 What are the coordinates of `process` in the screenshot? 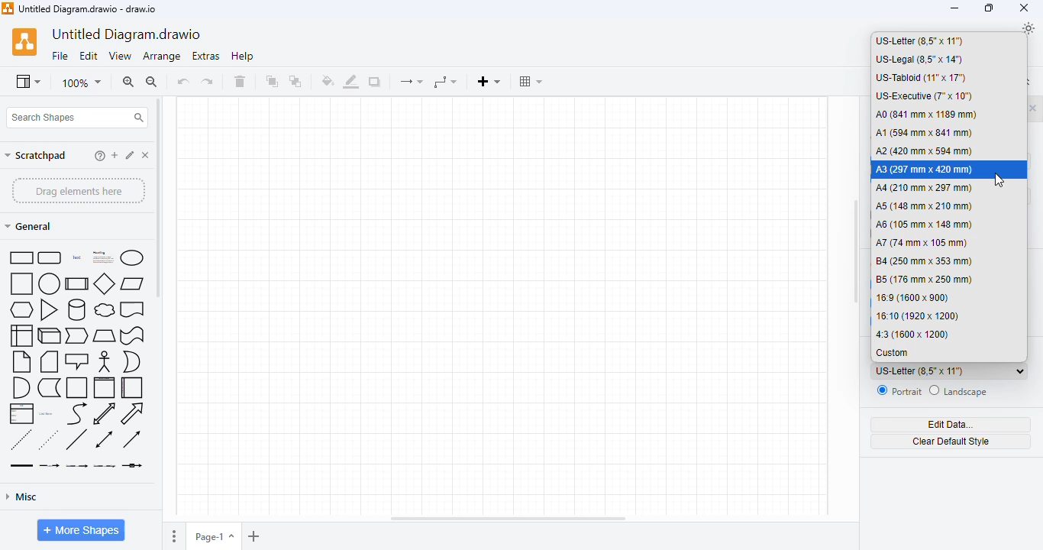 It's located at (77, 283).